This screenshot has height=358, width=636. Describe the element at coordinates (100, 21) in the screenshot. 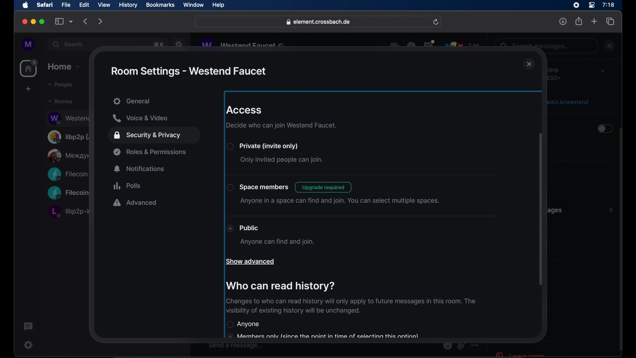

I see `forward` at that location.